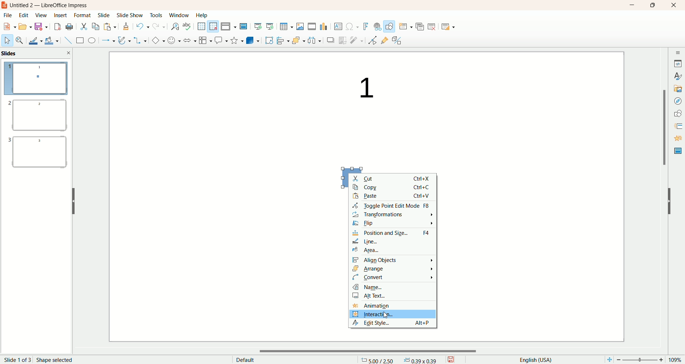 The width and height of the screenshot is (685, 364). What do you see at coordinates (357, 40) in the screenshot?
I see `filter` at bounding box center [357, 40].